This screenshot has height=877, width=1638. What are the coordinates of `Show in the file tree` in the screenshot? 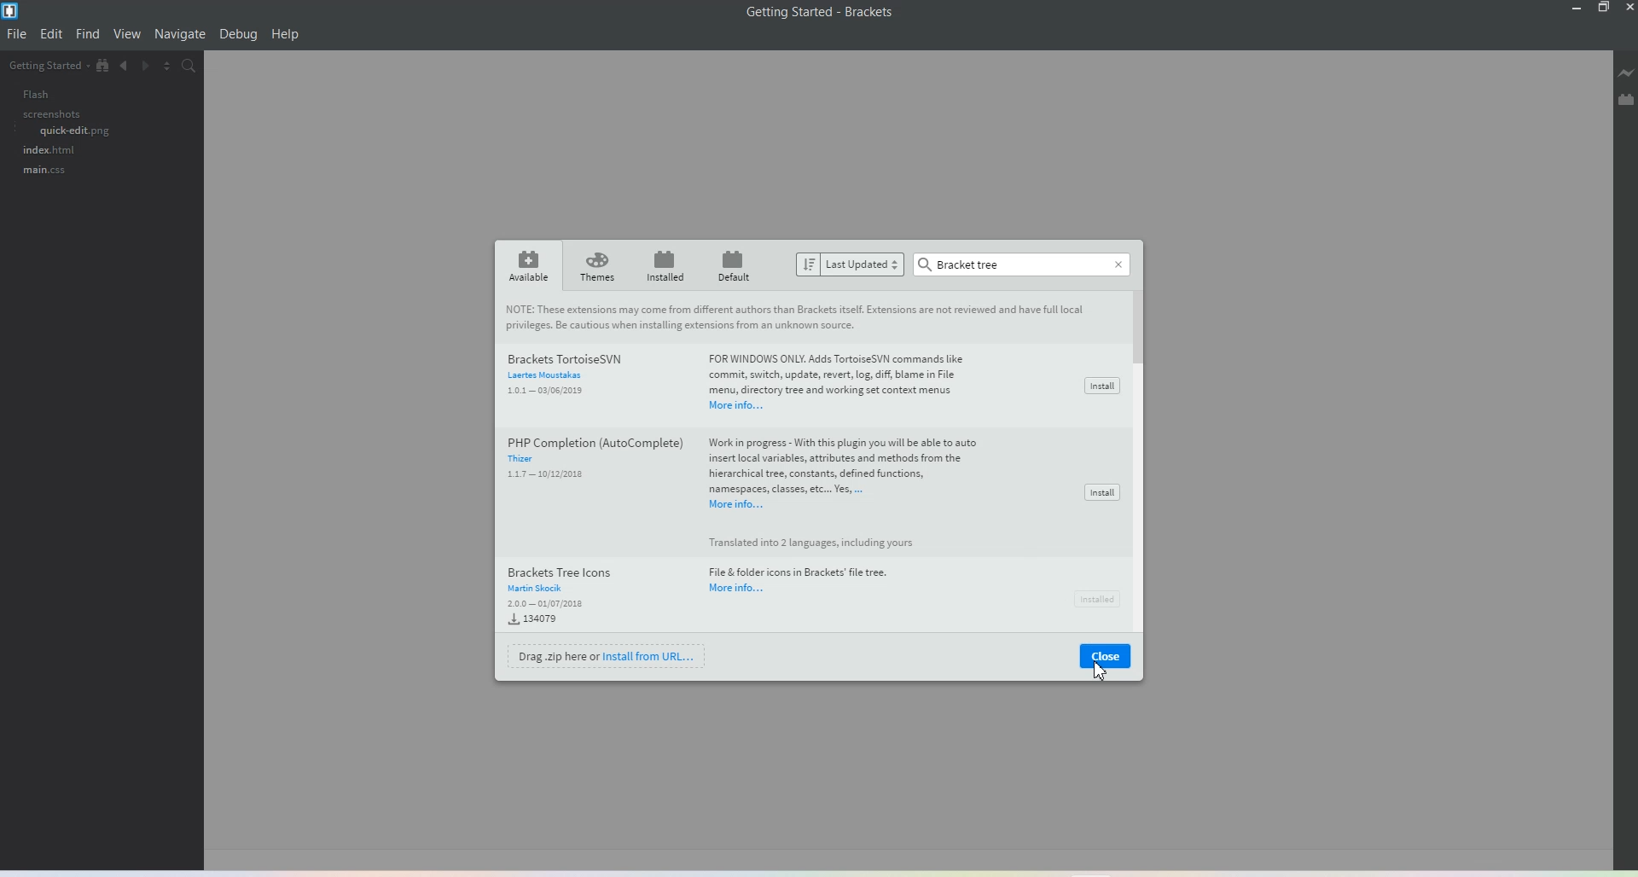 It's located at (103, 66).